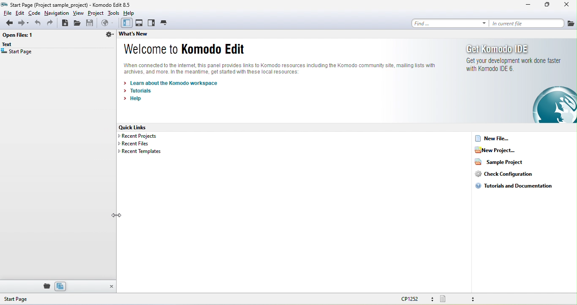 The width and height of the screenshot is (577, 305). What do you see at coordinates (152, 23) in the screenshot?
I see `right pane` at bounding box center [152, 23].